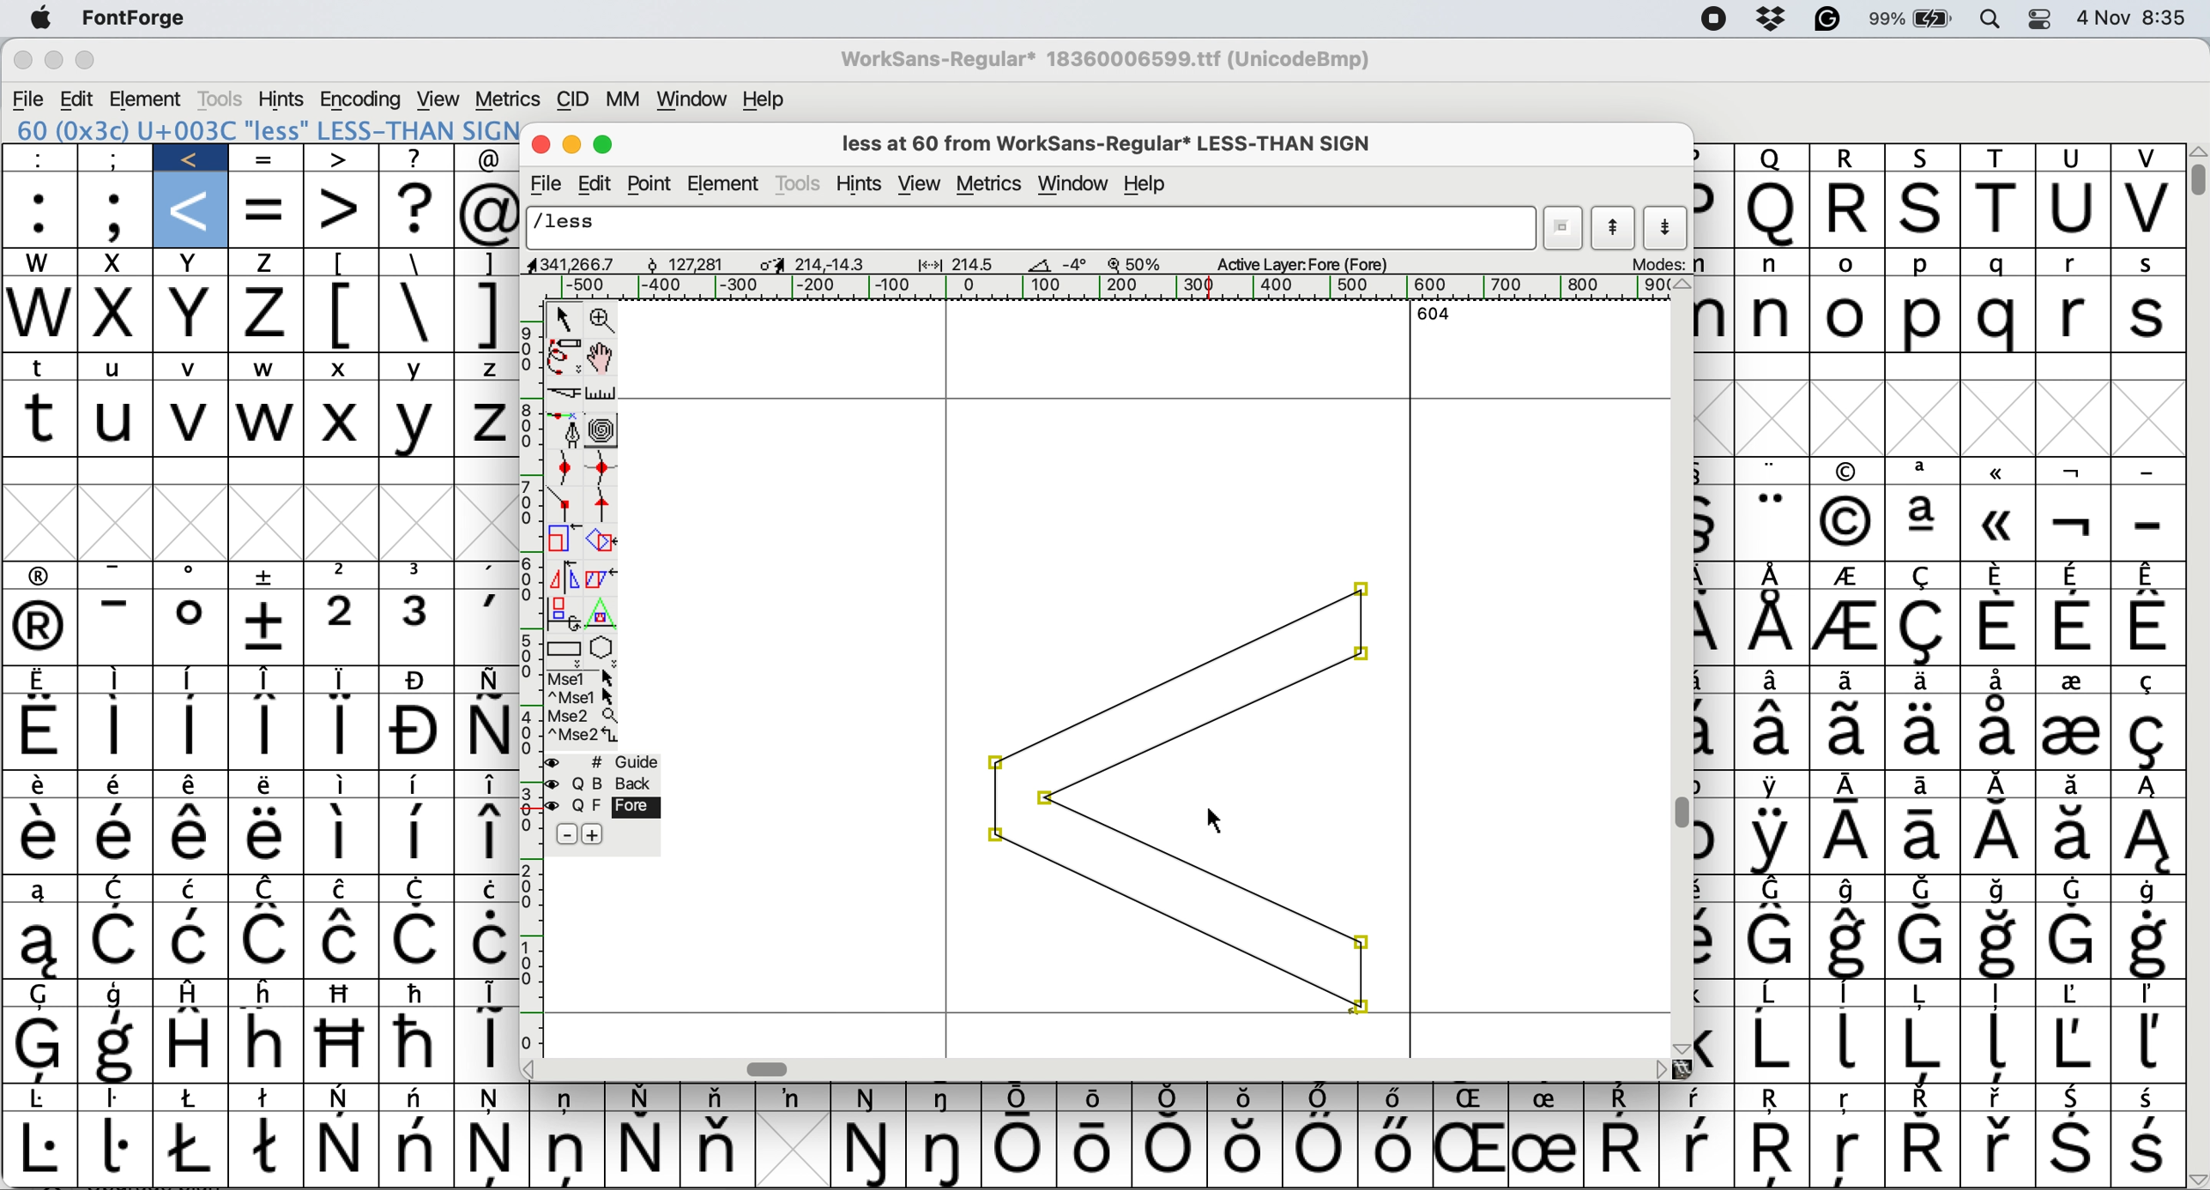  Describe the element at coordinates (1711, 156) in the screenshot. I see `p` at that location.